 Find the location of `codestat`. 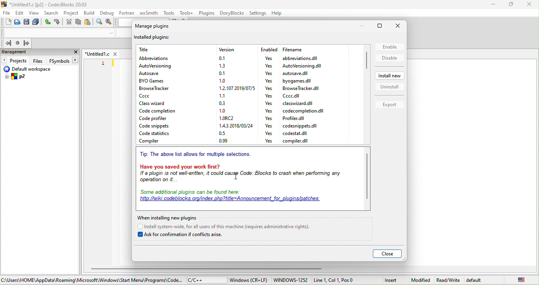

codestat is located at coordinates (295, 133).